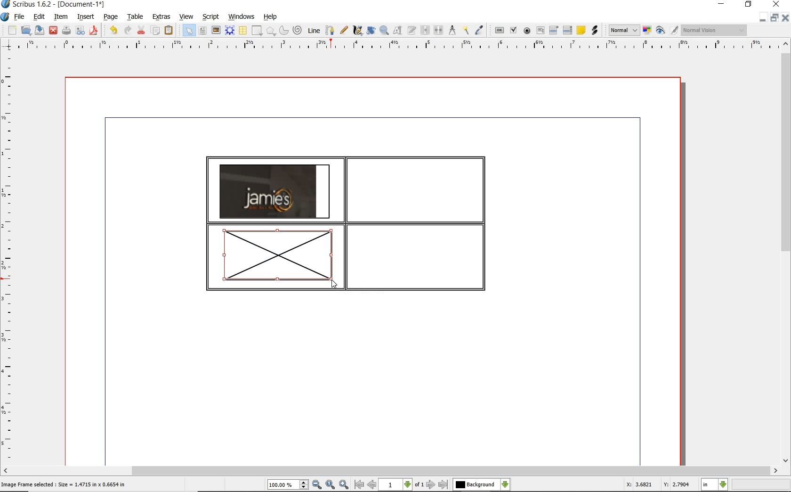  I want to click on paste, so click(169, 30).